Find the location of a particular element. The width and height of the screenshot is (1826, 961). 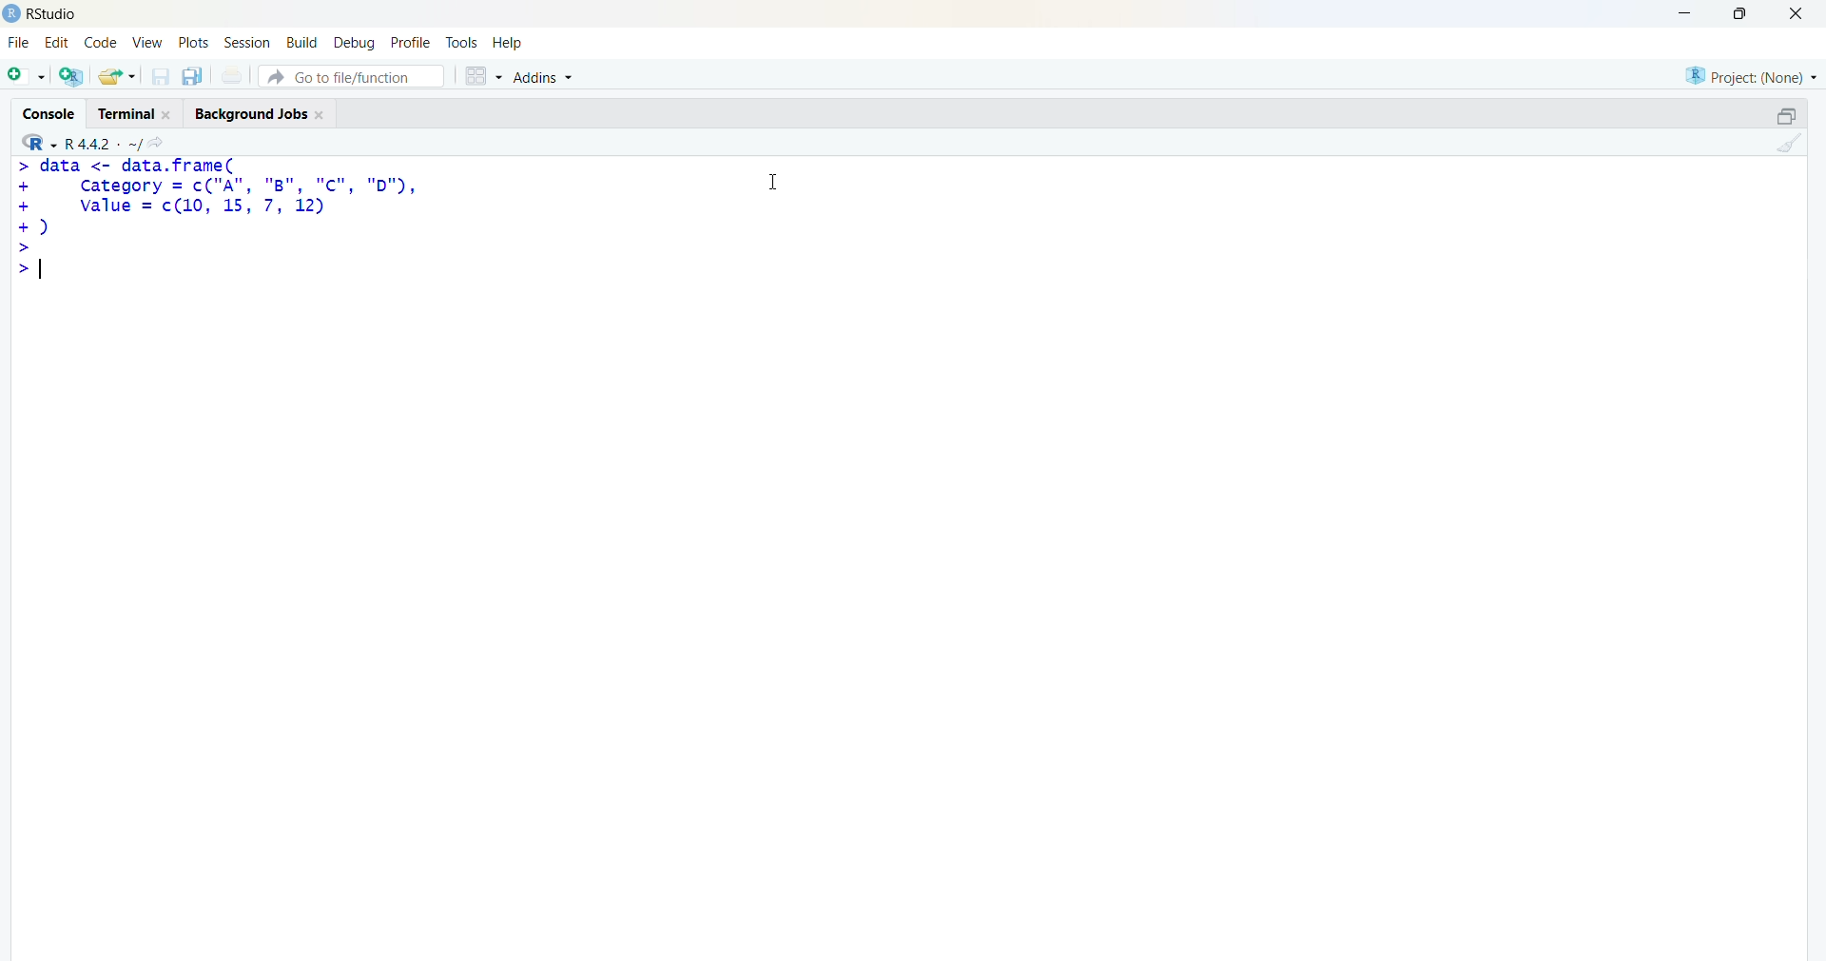

save all open documents is located at coordinates (191, 76).